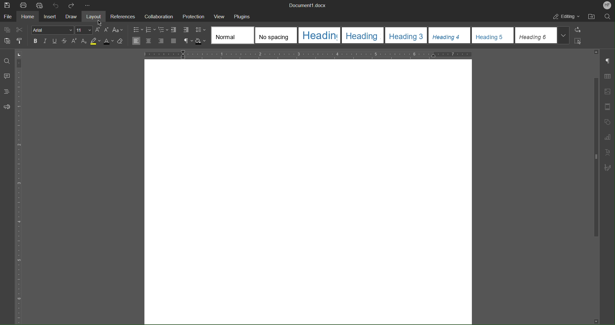 The height and width of the screenshot is (325, 615). Describe the element at coordinates (118, 30) in the screenshot. I see `Text case settings` at that location.